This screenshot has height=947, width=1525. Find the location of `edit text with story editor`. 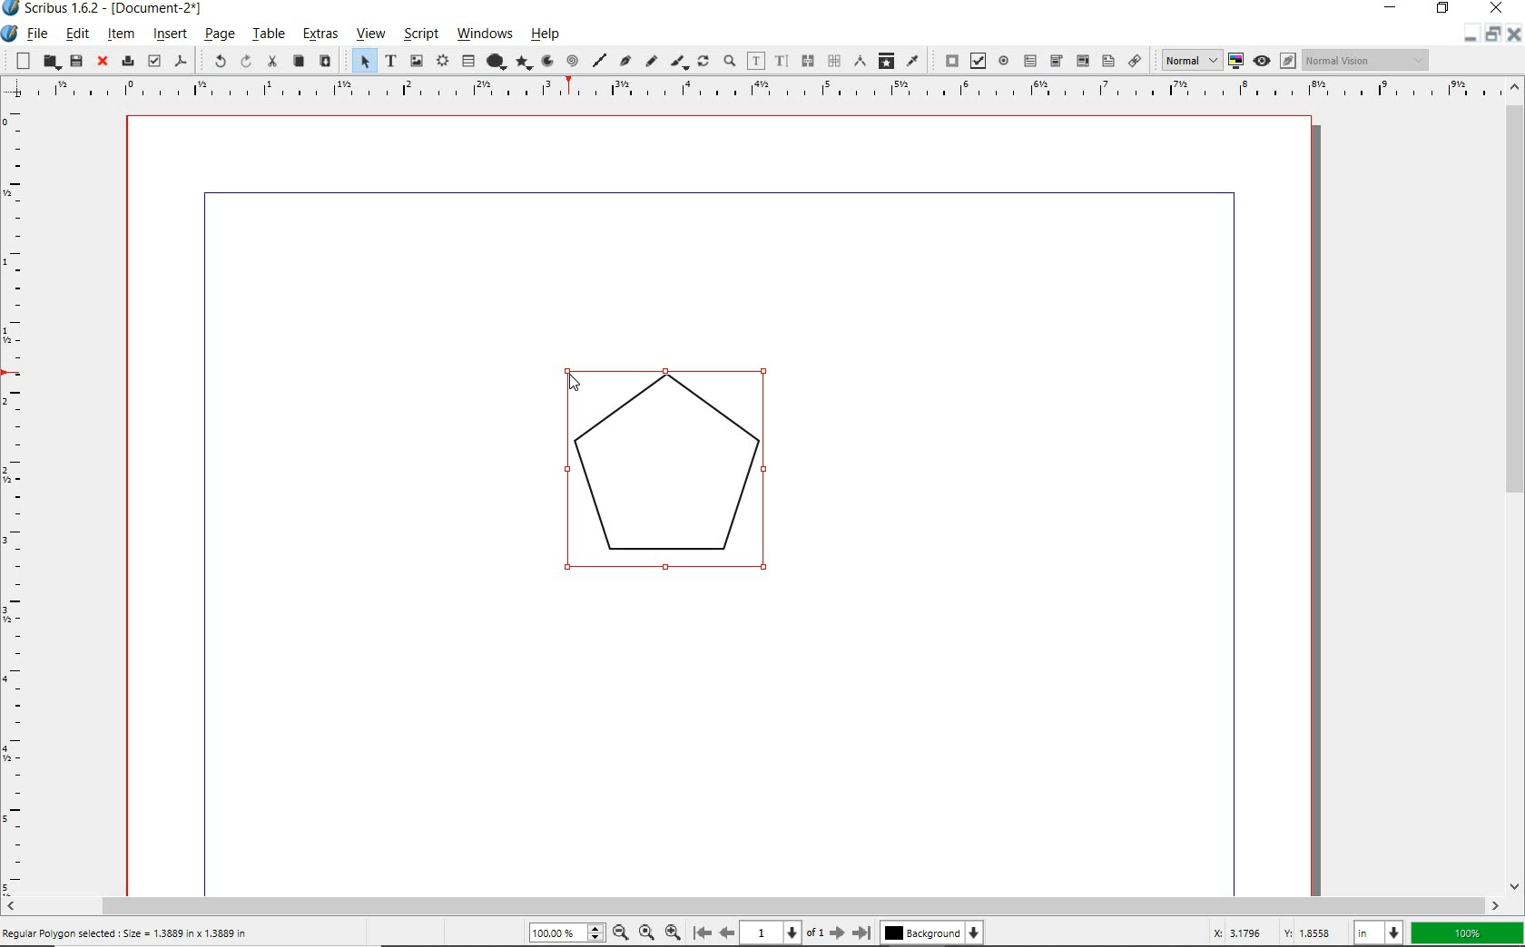

edit text with story editor is located at coordinates (782, 60).